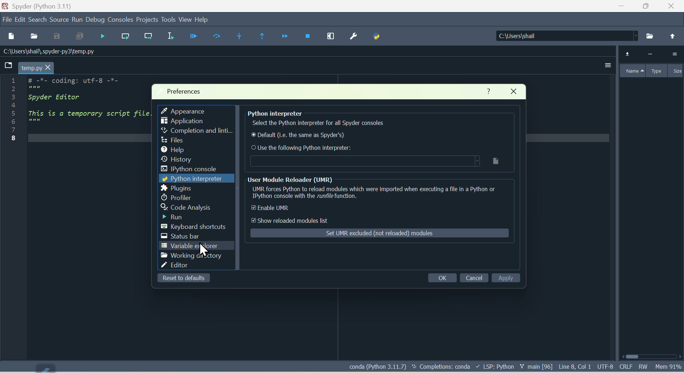 This screenshot has height=373, width=684. Describe the element at coordinates (190, 179) in the screenshot. I see `Python interpreter` at that location.